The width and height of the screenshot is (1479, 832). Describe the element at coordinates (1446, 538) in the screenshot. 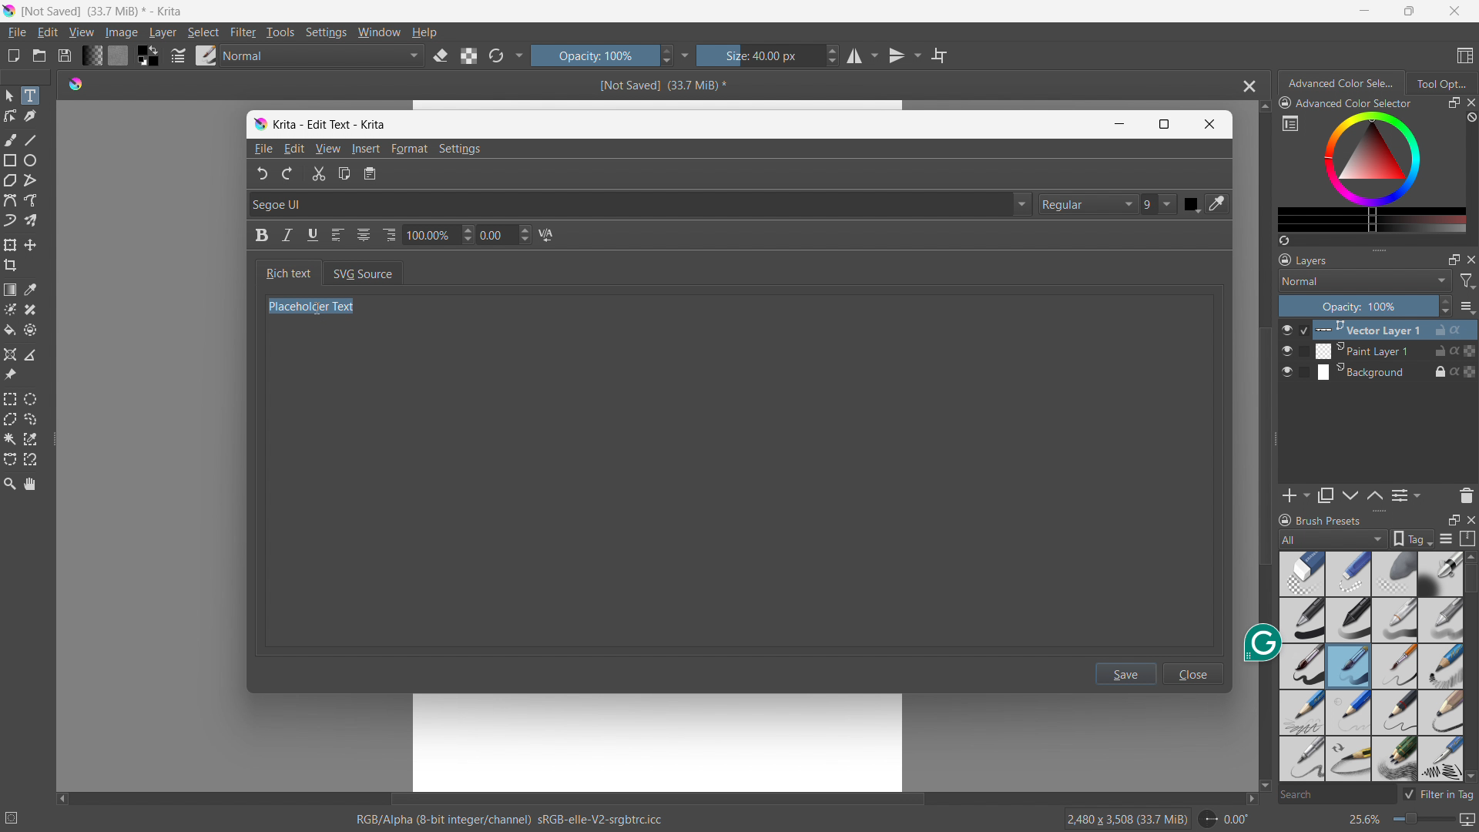

I see `display settings` at that location.